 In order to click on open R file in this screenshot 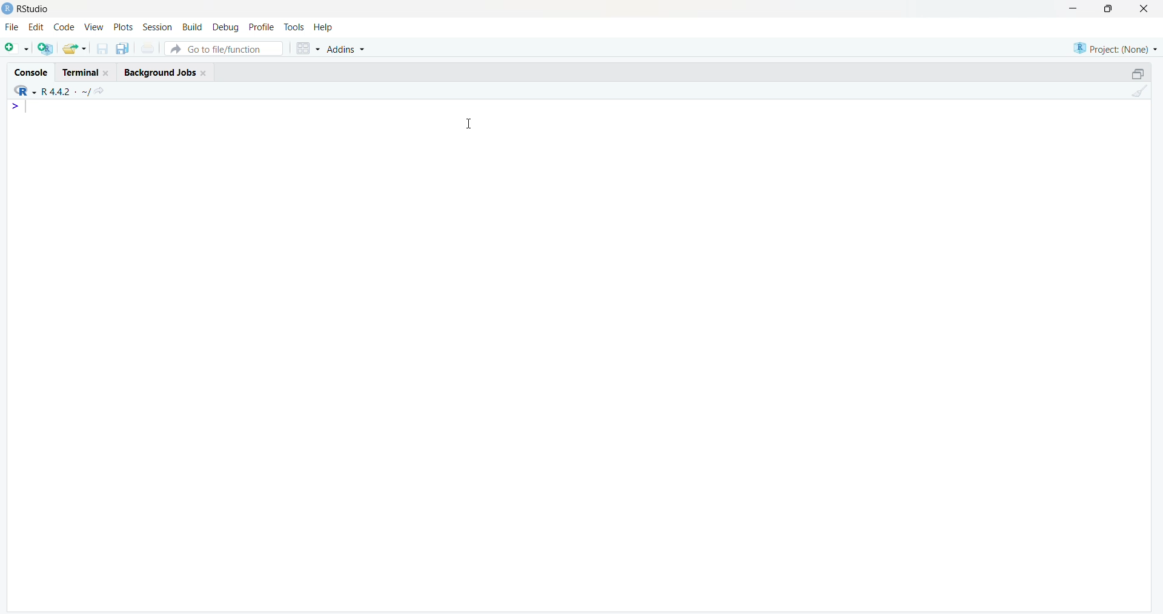, I will do `click(45, 49)`.